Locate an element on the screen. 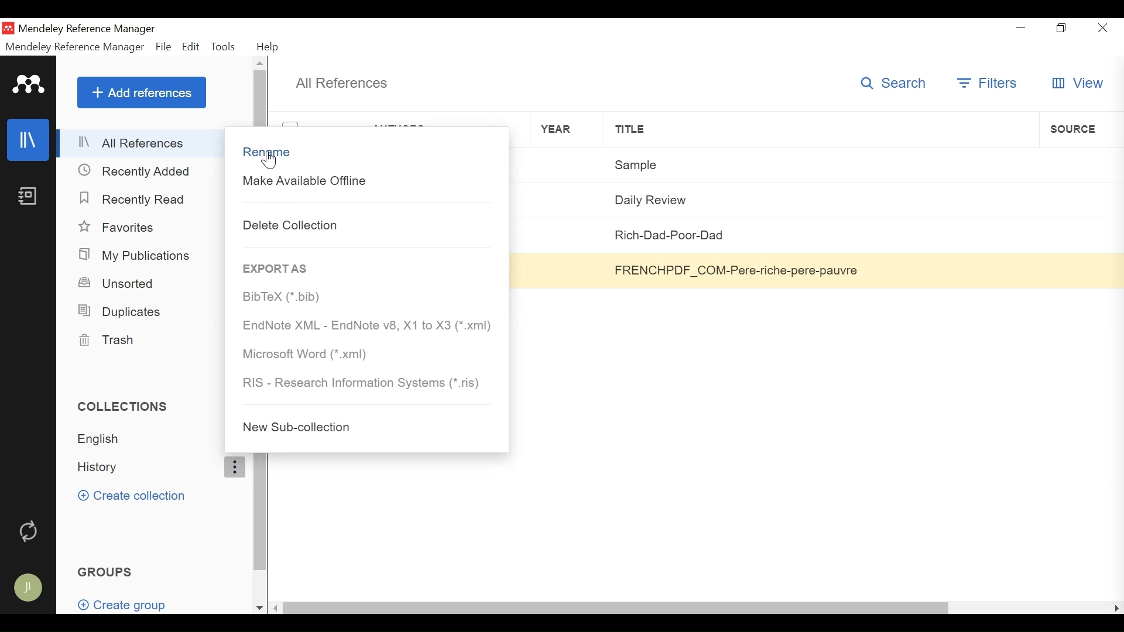 The height and width of the screenshot is (632, 1124). Title is located at coordinates (821, 129).